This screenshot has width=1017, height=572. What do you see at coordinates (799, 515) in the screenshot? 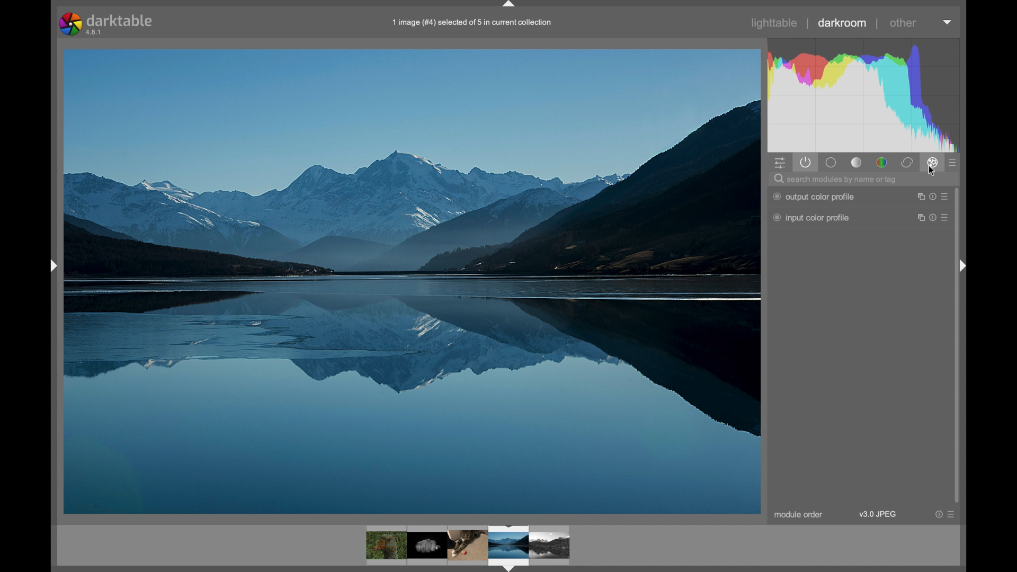
I see `module order` at bounding box center [799, 515].